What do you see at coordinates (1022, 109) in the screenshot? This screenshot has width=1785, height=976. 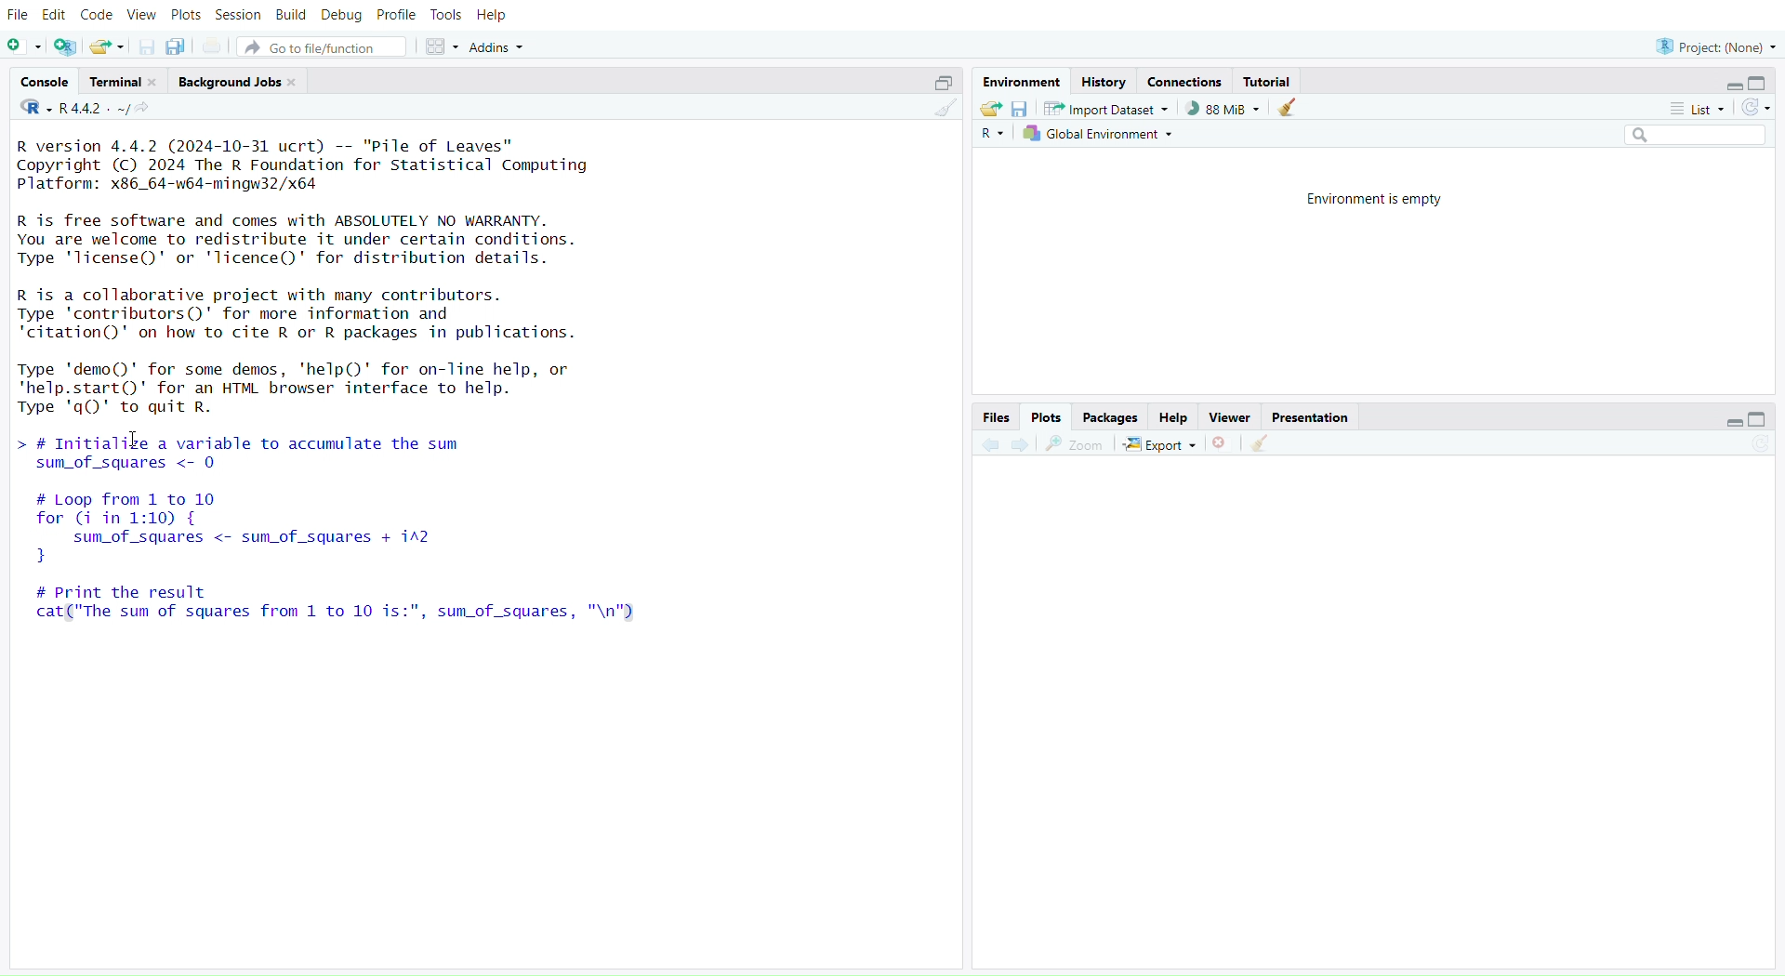 I see `save workspace` at bounding box center [1022, 109].